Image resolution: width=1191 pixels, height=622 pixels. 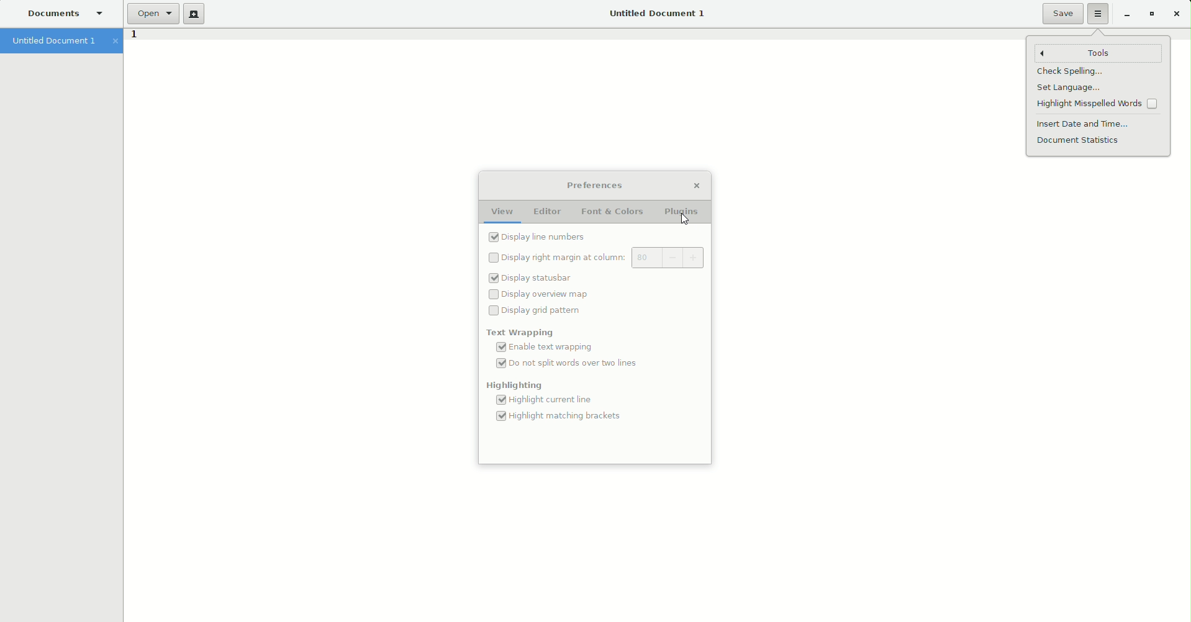 I want to click on Display grid pattern, so click(x=538, y=311).